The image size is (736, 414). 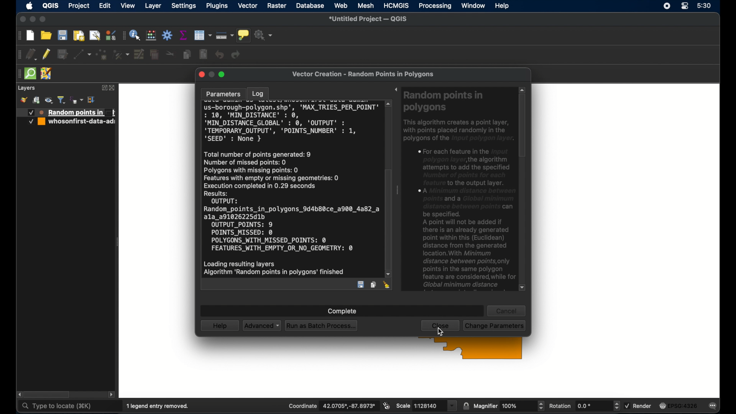 What do you see at coordinates (62, 53) in the screenshot?
I see `save edits` at bounding box center [62, 53].